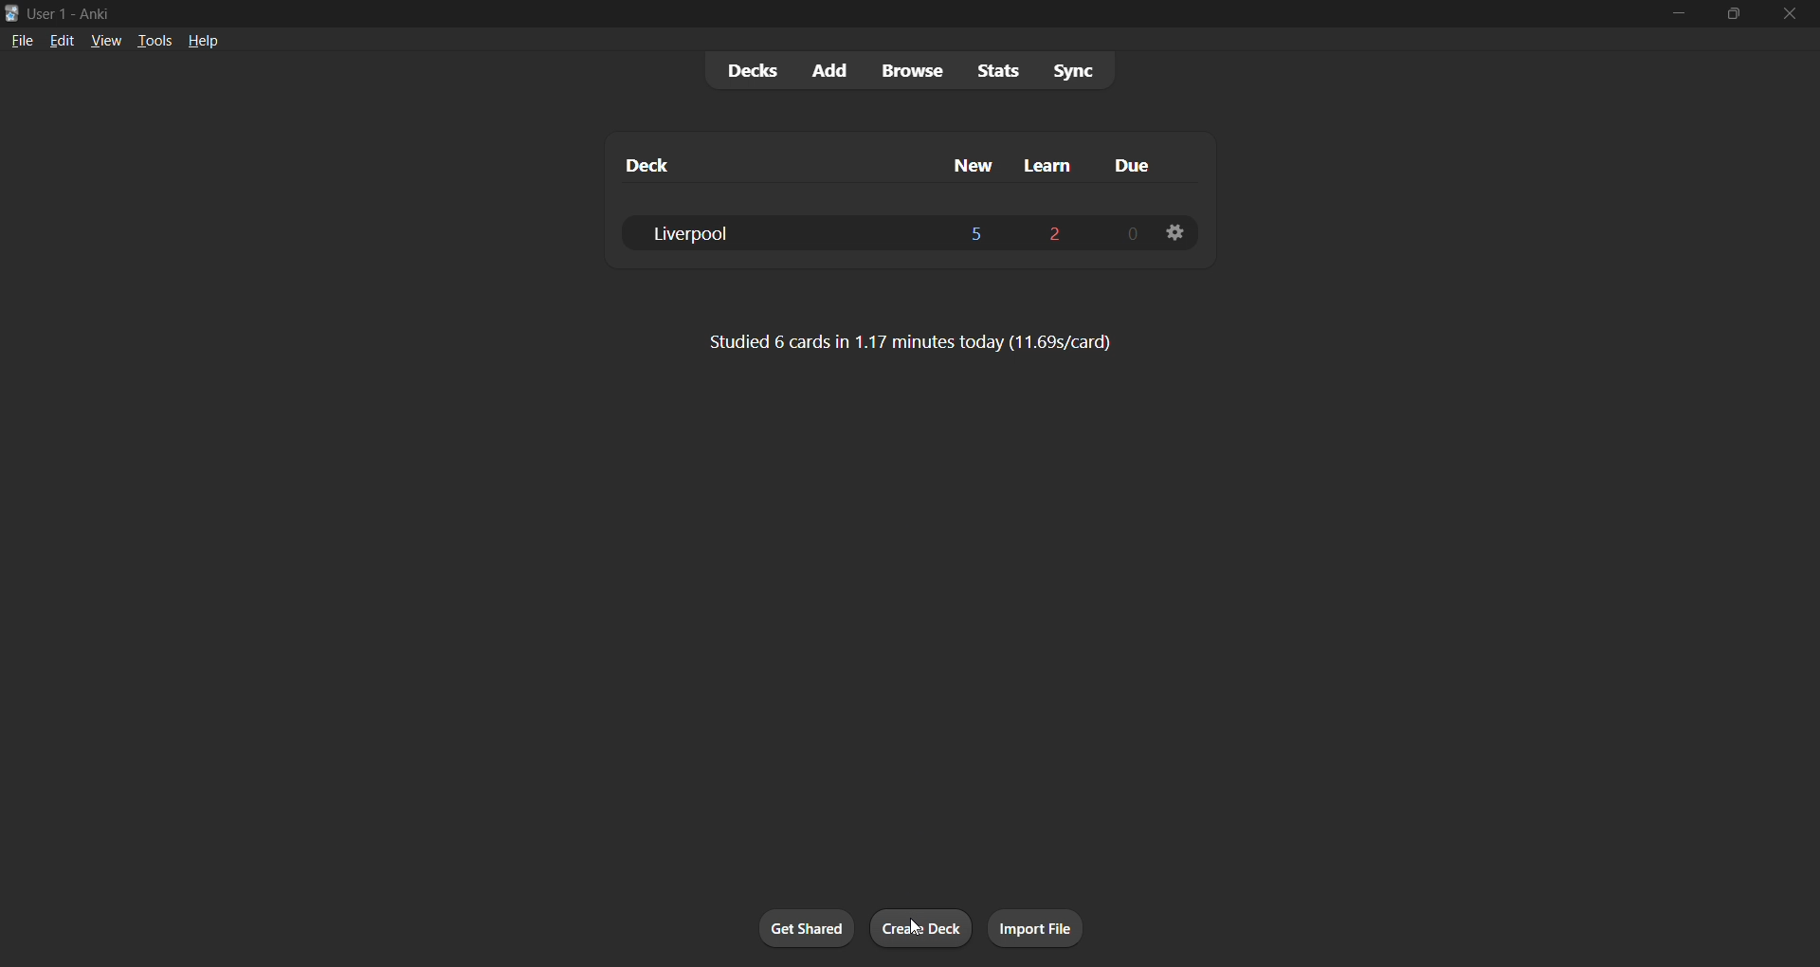 The width and height of the screenshot is (1820, 967). Describe the element at coordinates (1002, 69) in the screenshot. I see `stats` at that location.